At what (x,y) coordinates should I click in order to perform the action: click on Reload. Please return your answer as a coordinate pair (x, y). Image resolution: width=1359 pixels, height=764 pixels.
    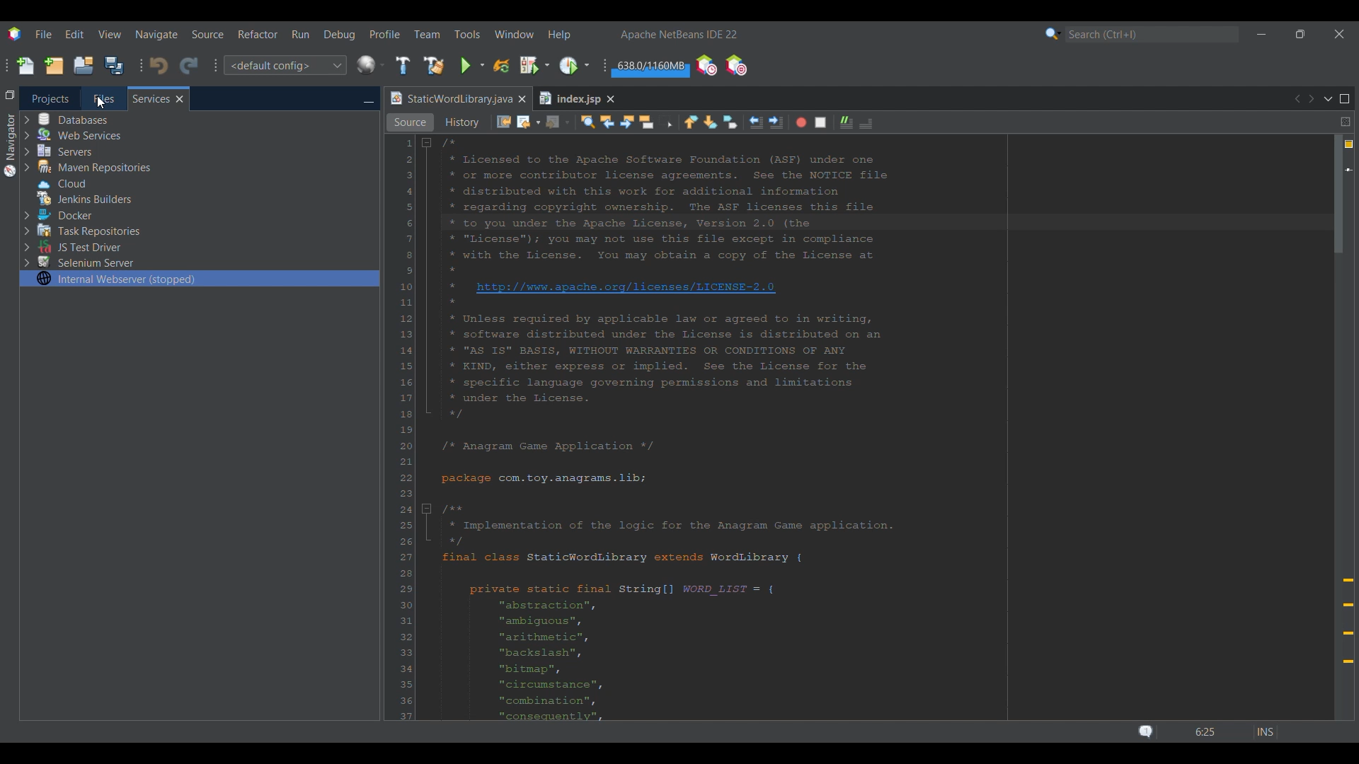
    Looking at the image, I should click on (502, 66).